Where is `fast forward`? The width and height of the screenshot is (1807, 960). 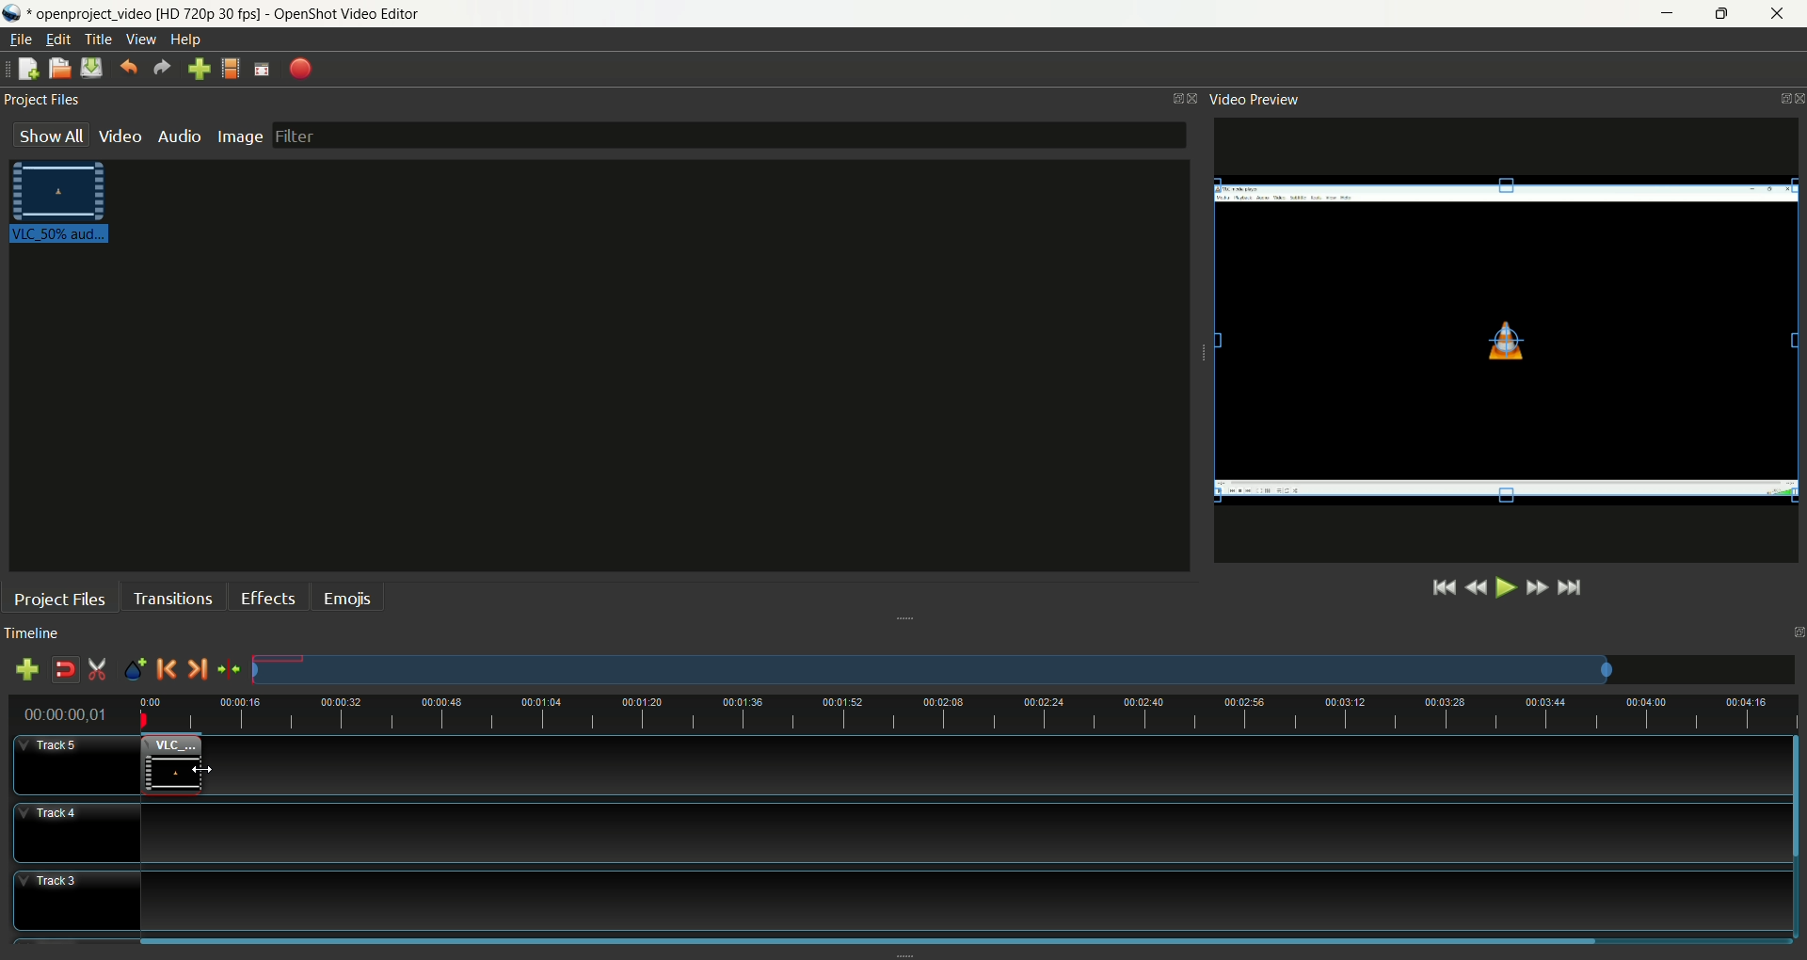
fast forward is located at coordinates (1538, 587).